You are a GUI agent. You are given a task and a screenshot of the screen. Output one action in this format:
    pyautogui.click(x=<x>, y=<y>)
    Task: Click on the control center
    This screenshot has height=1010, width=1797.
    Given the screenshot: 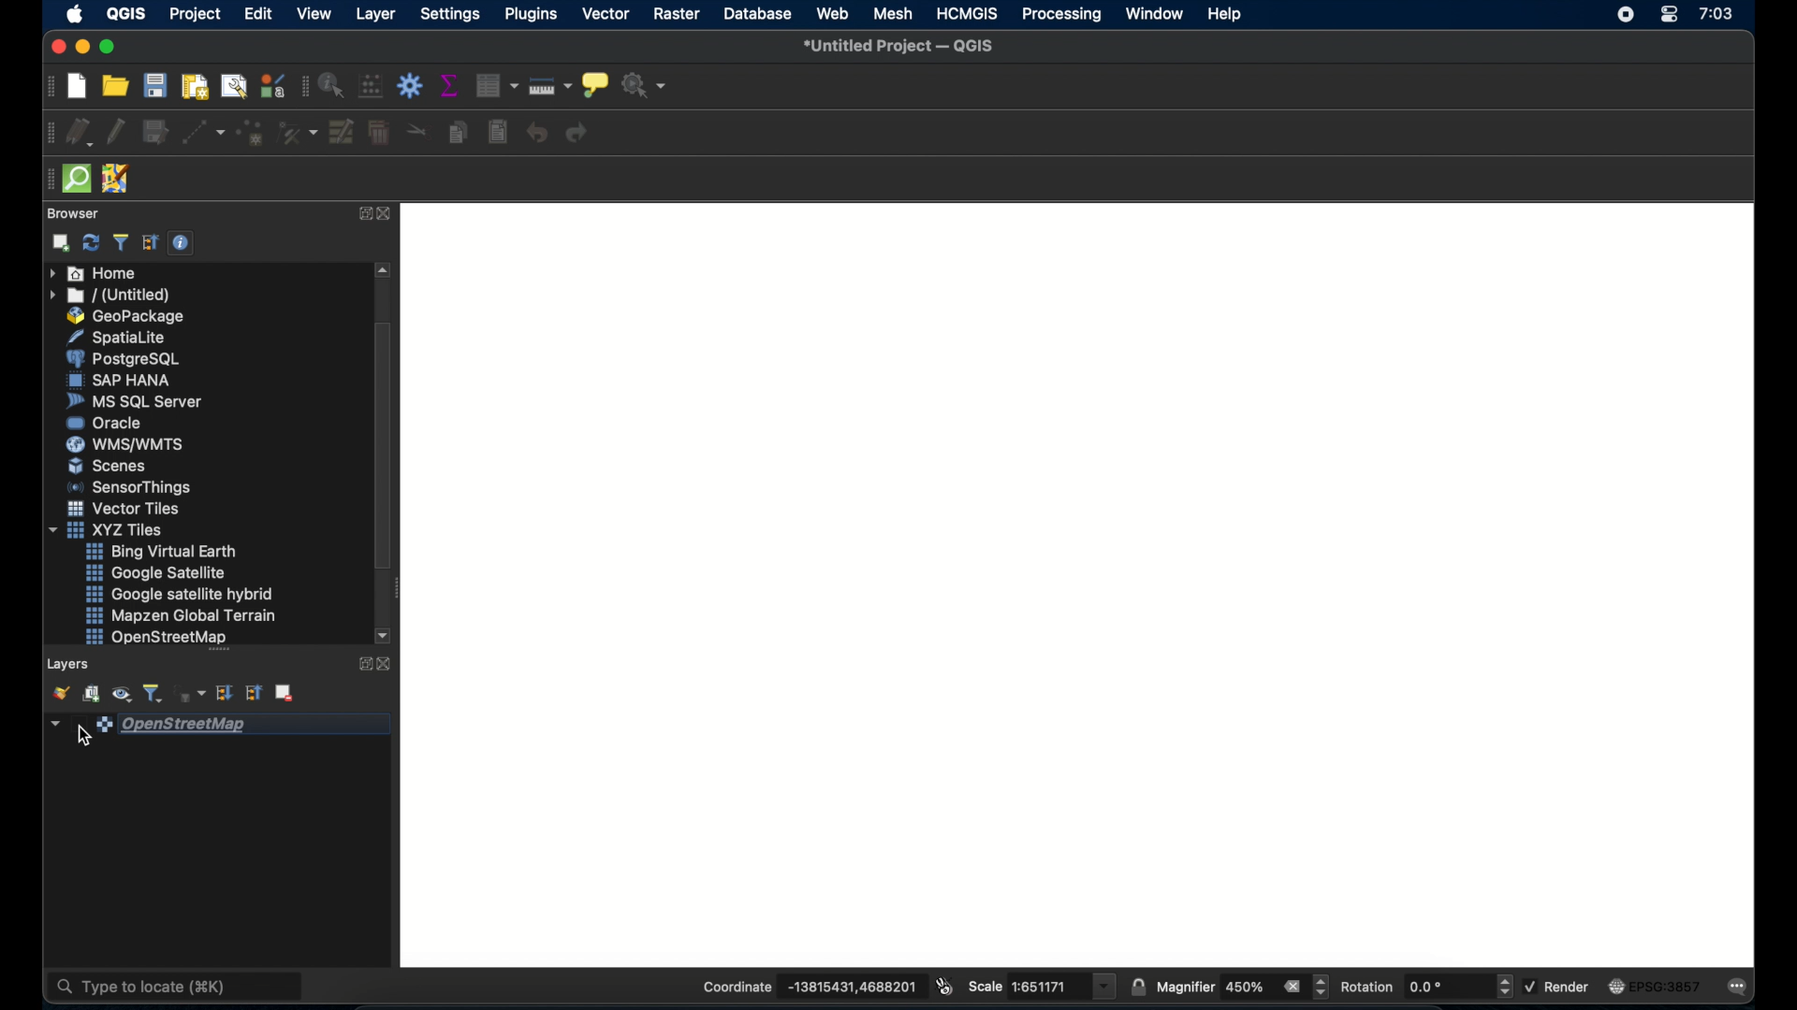 What is the action you would take?
    pyautogui.click(x=1670, y=14)
    